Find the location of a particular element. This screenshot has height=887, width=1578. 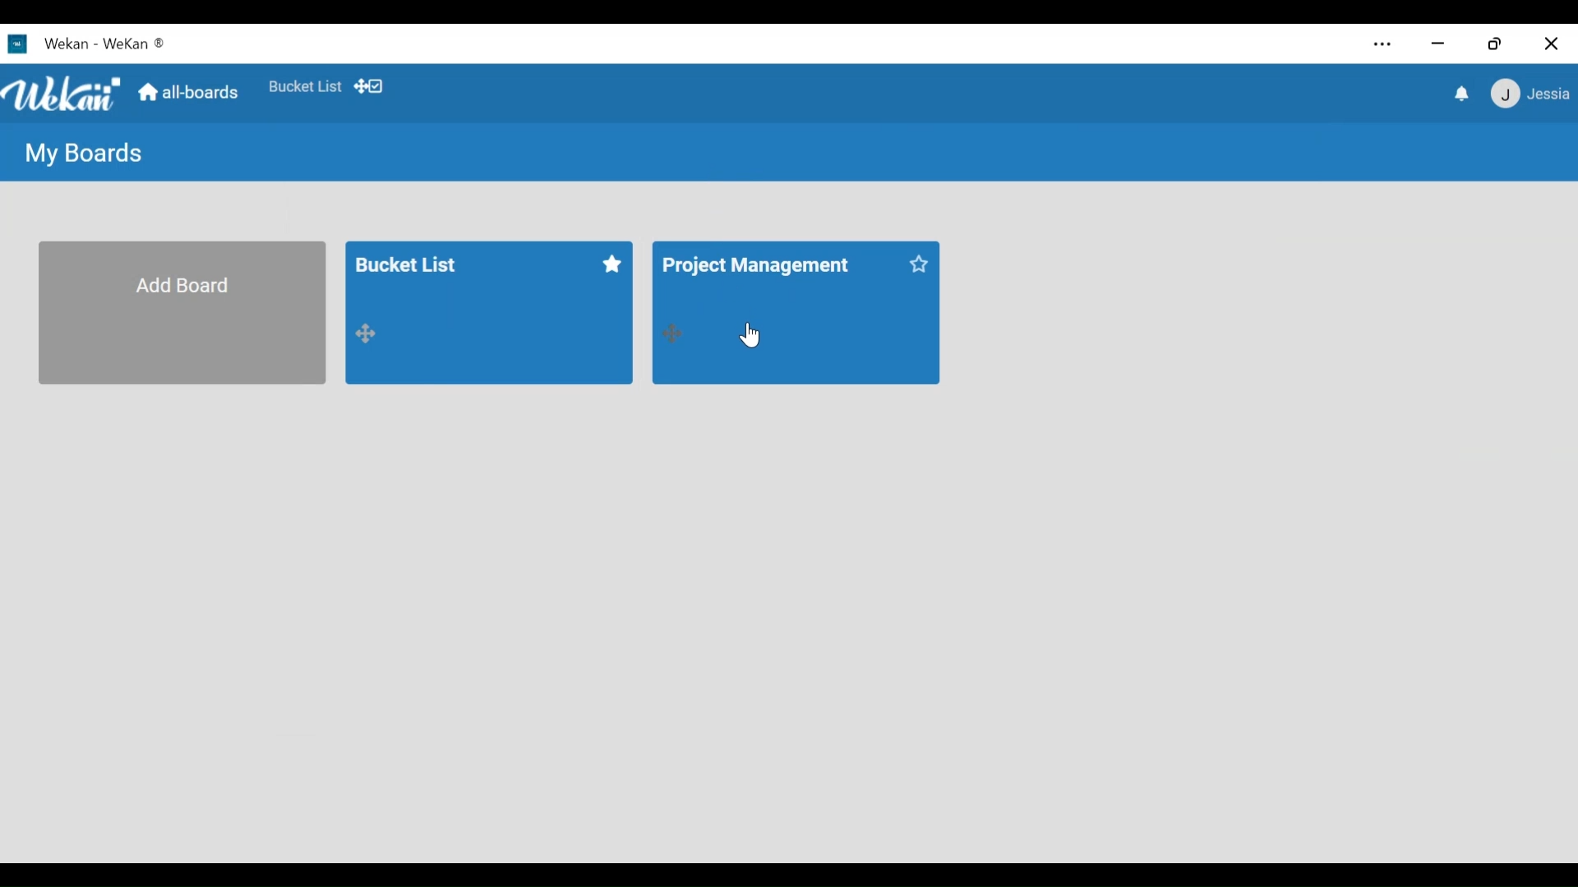

star is located at coordinates (920, 264).